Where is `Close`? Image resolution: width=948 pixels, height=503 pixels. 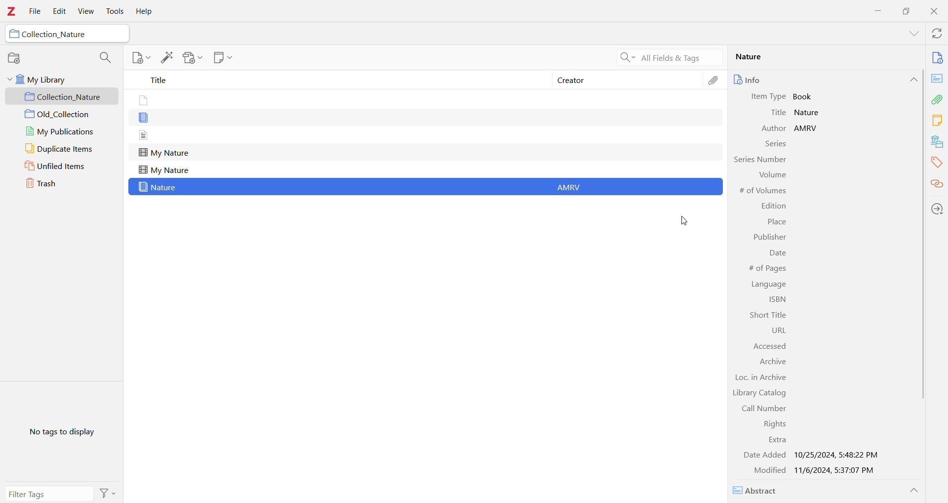 Close is located at coordinates (936, 12).